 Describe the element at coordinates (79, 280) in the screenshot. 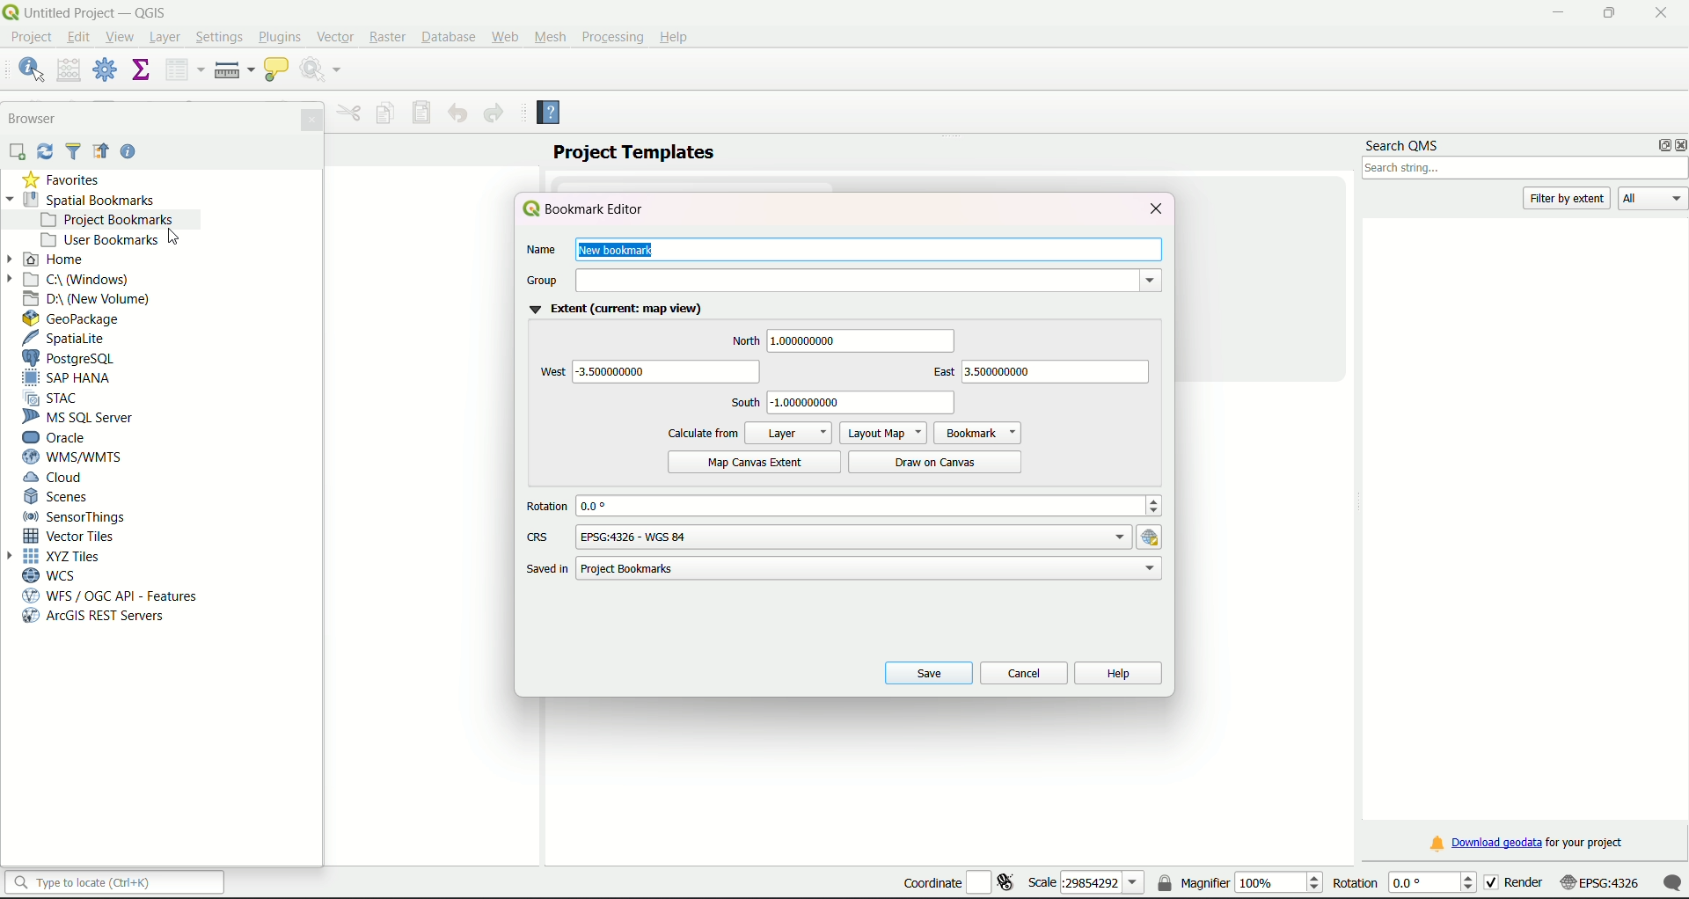

I see `C Drive  ` at that location.